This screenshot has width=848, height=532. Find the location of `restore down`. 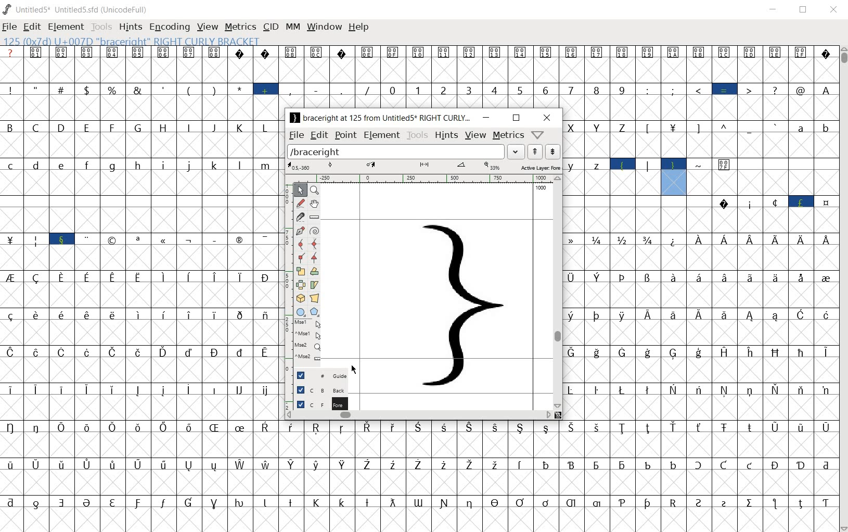

restore down is located at coordinates (516, 118).